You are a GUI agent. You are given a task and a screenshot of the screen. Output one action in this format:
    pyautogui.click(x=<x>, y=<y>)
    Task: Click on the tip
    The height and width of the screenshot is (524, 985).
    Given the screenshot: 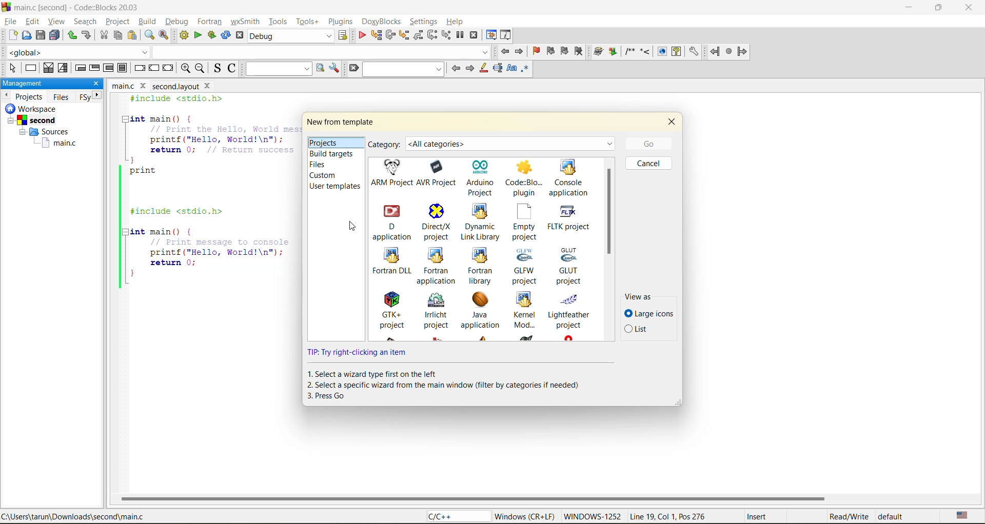 What is the action you would take?
    pyautogui.click(x=363, y=353)
    